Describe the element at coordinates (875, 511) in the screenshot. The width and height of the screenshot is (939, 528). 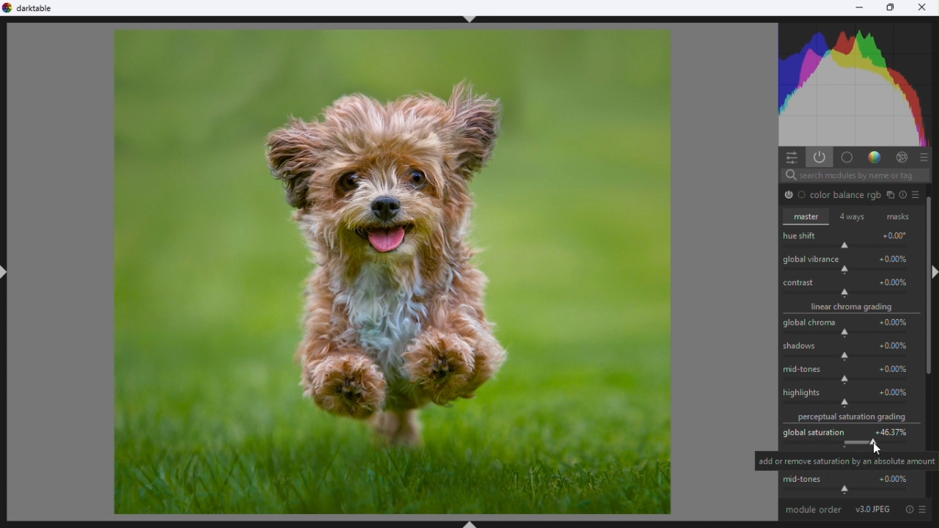
I see `JPEG` at that location.